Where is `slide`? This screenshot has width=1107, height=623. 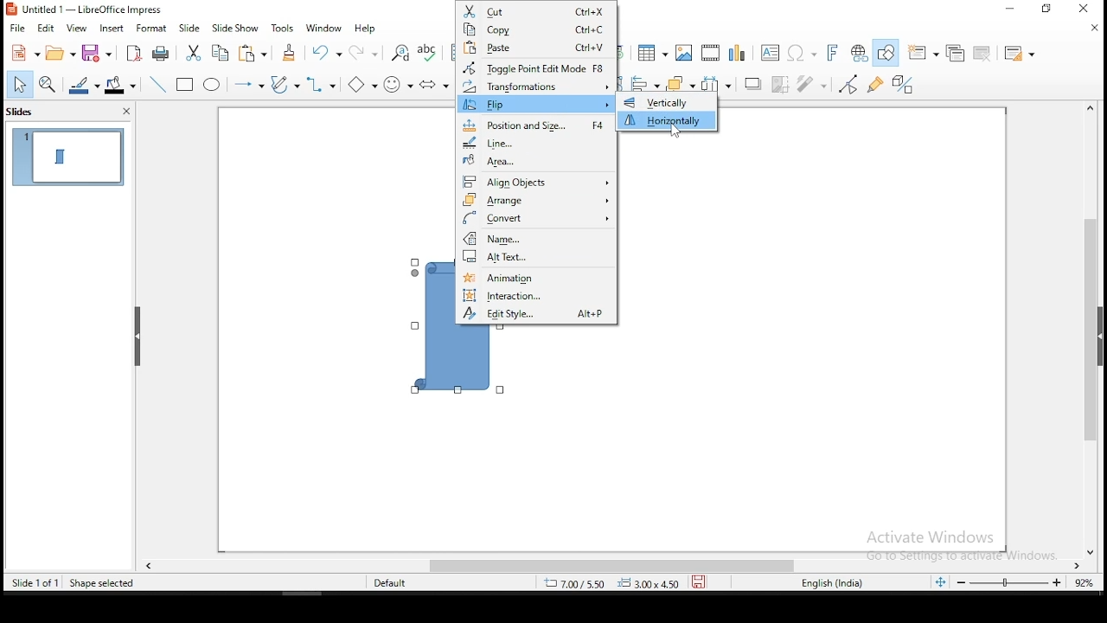 slide is located at coordinates (188, 29).